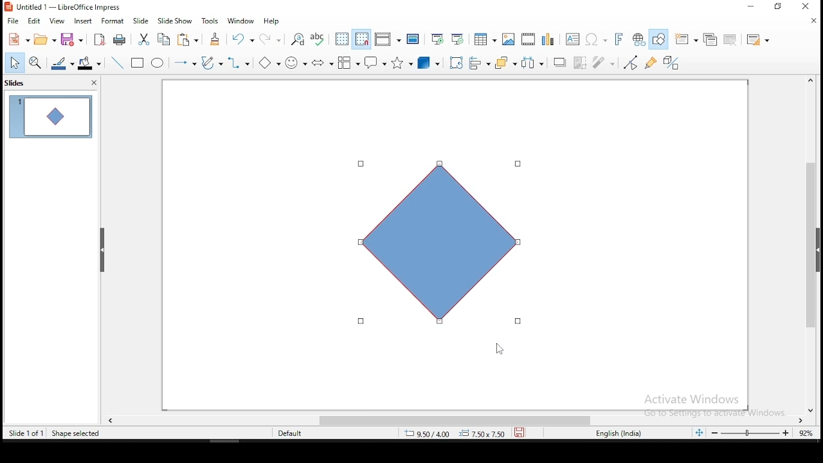 This screenshot has height=463, width=823. Describe the element at coordinates (437, 39) in the screenshot. I see `start from first slide` at that location.